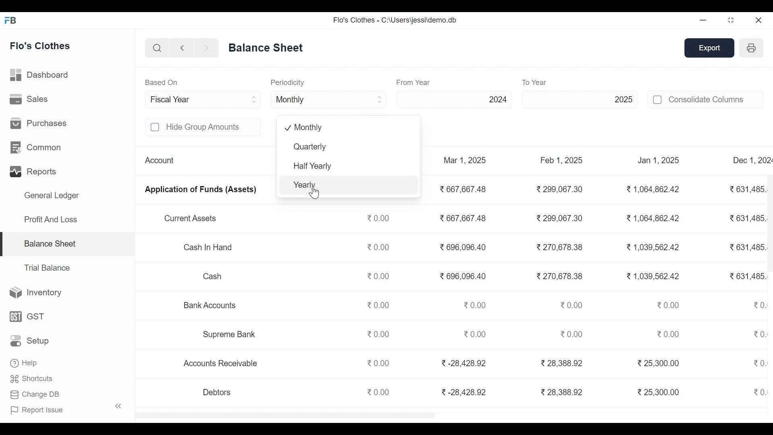  Describe the element at coordinates (205, 99) in the screenshot. I see `fiscal year` at that location.